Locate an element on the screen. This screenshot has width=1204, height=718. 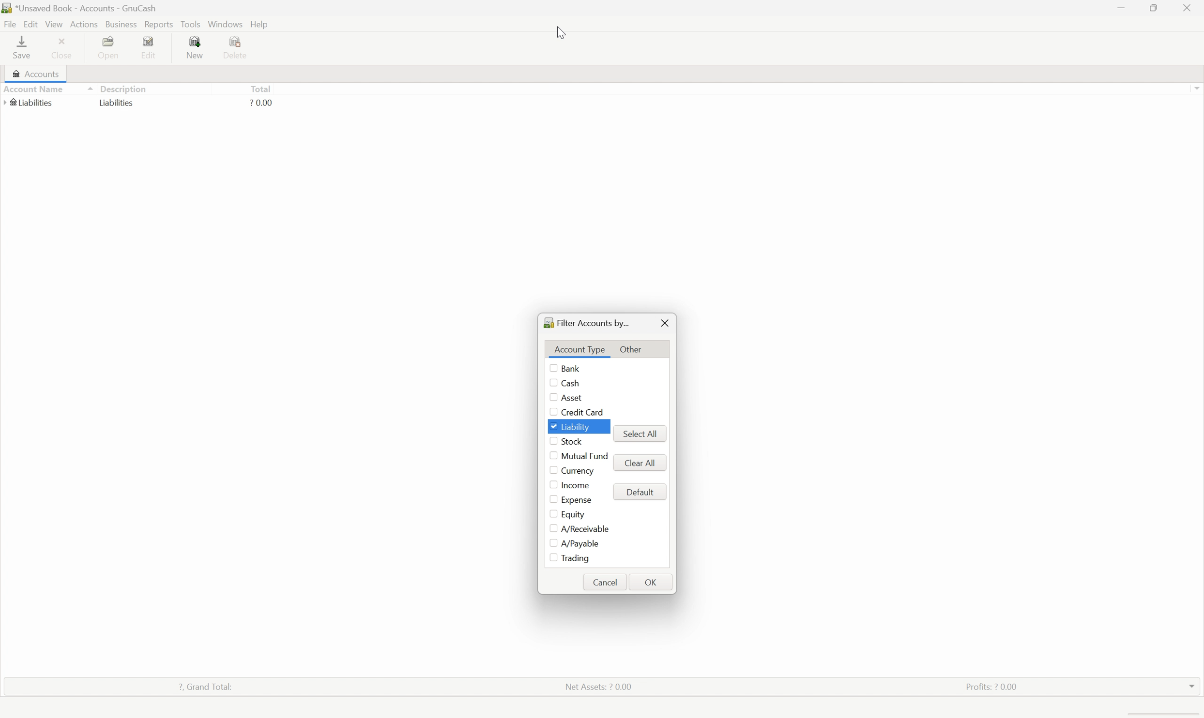
Windows is located at coordinates (226, 24).